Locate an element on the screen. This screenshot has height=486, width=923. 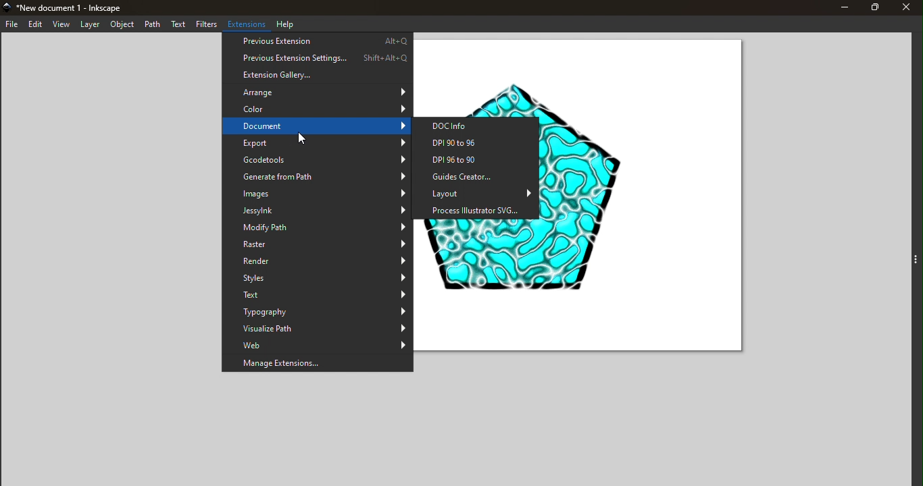
Object is located at coordinates (124, 25).